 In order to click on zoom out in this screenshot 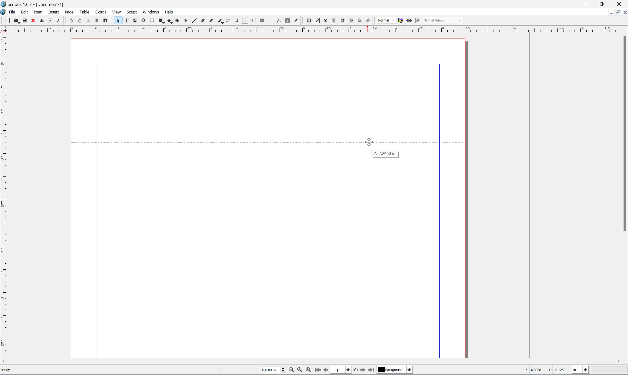, I will do `click(292, 371)`.